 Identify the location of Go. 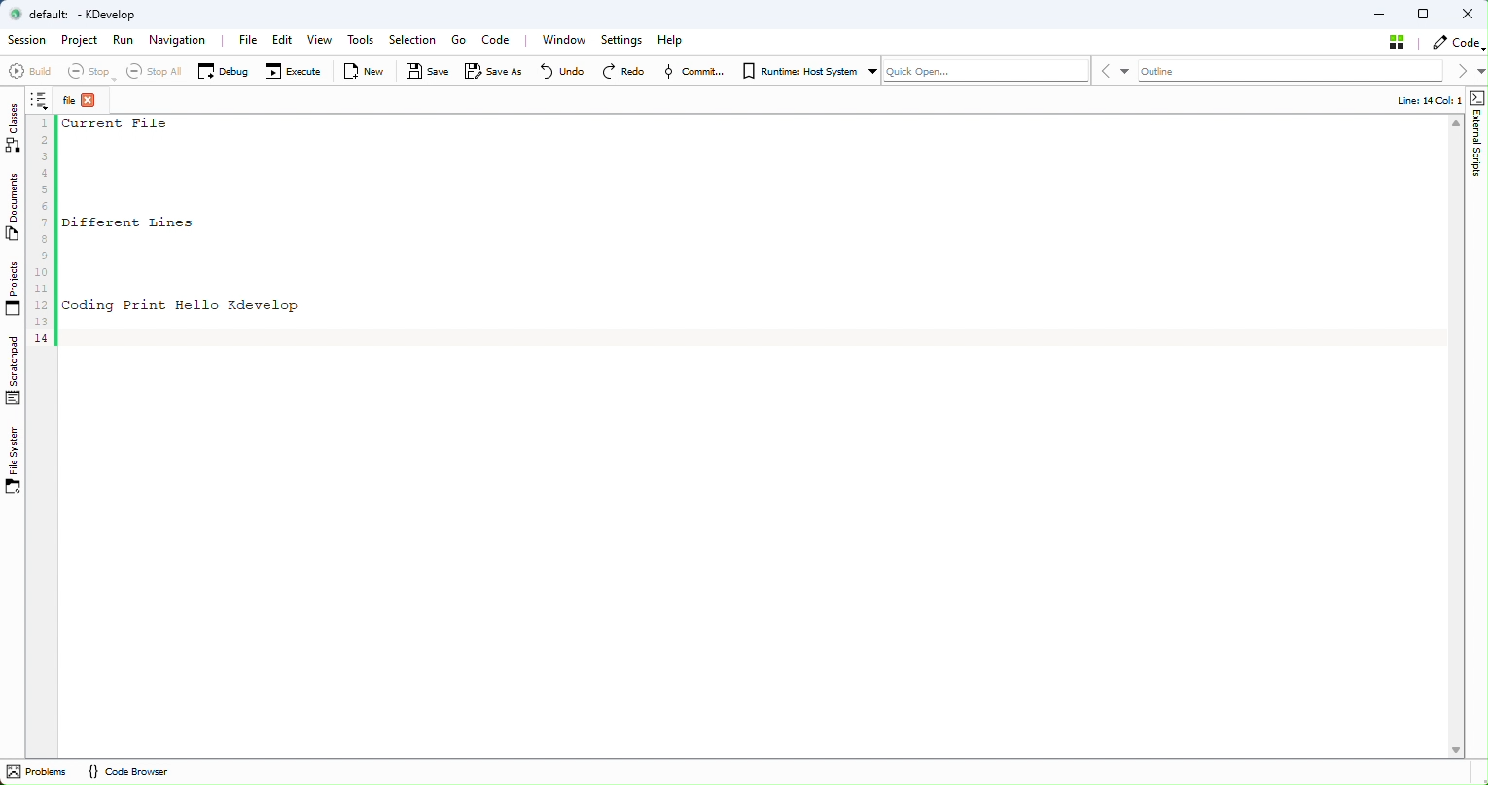
(457, 41).